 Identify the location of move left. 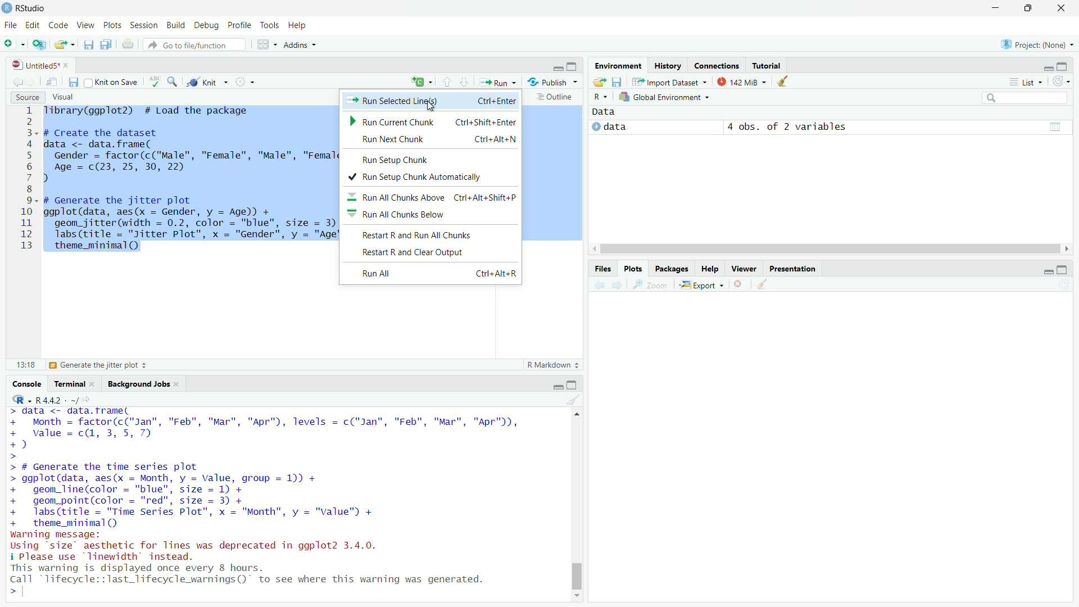
(596, 250).